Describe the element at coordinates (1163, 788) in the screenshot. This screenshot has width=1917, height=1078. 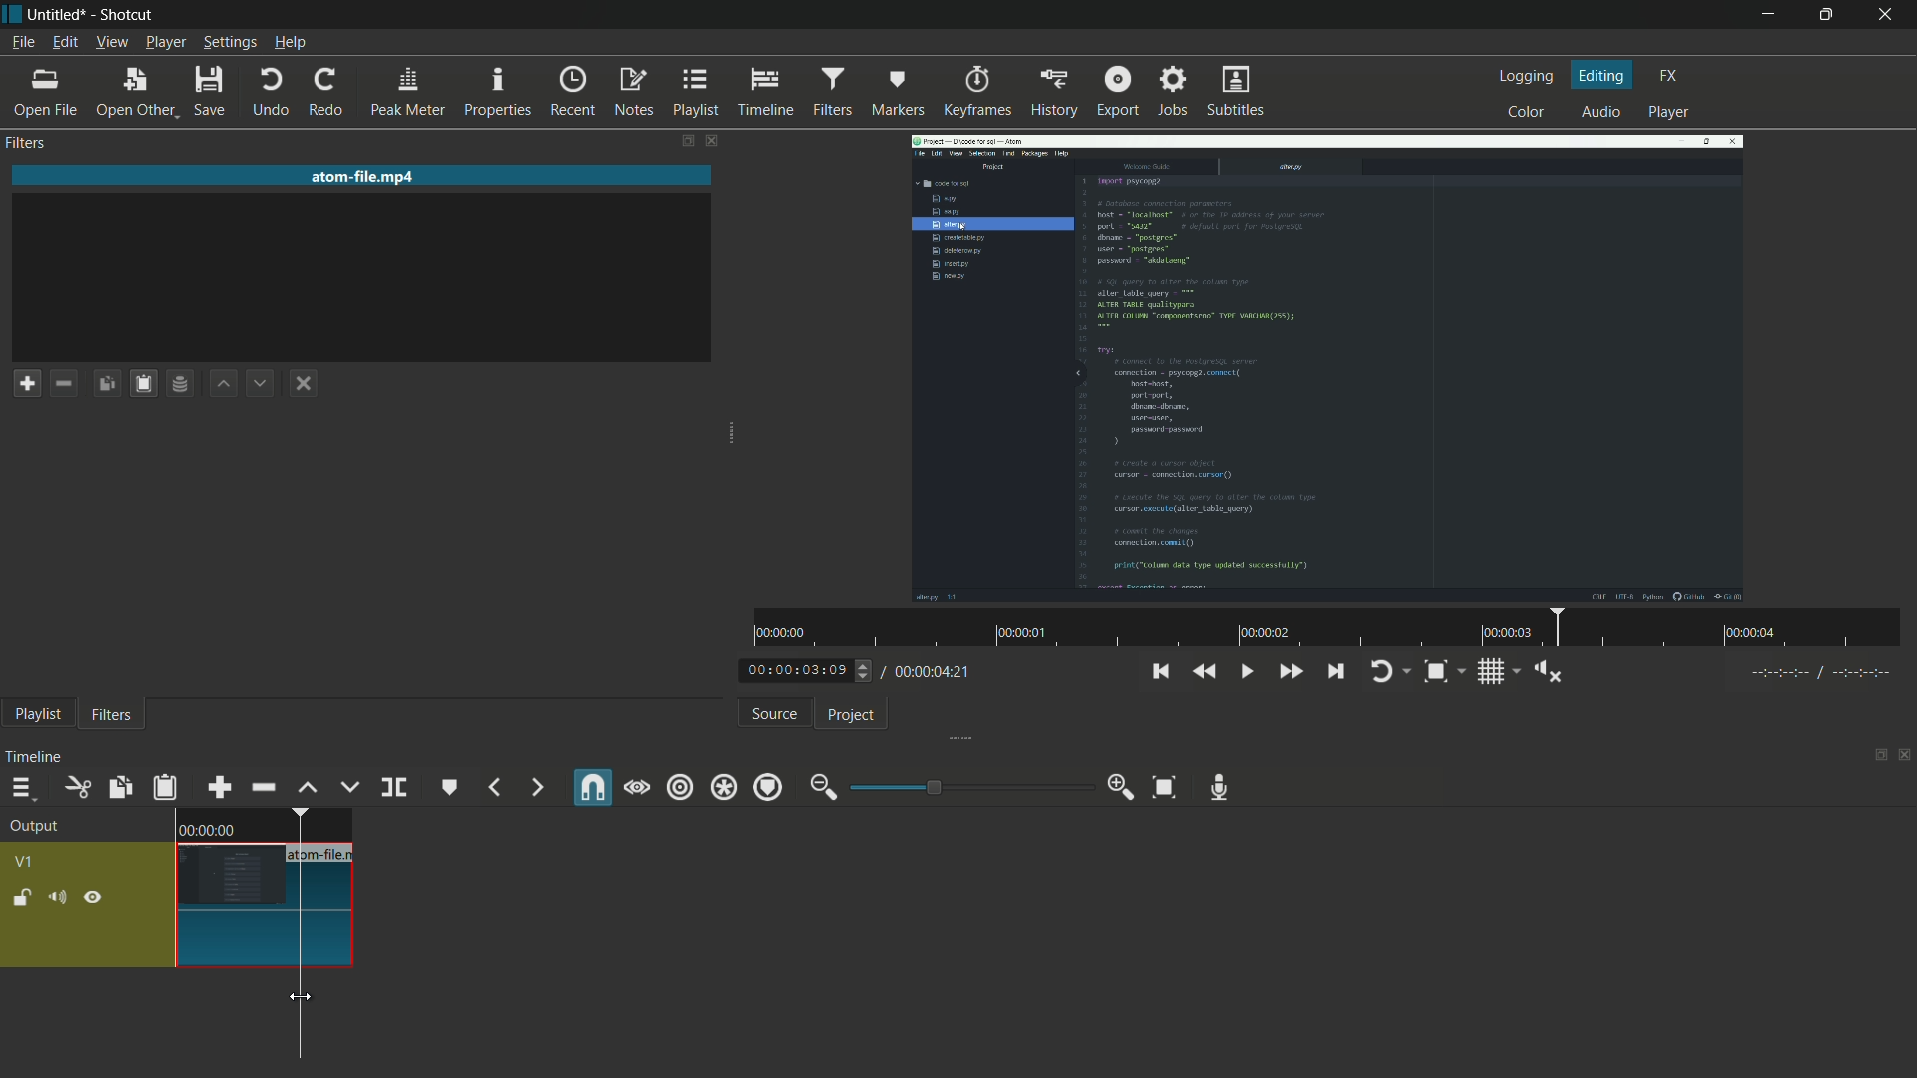
I see `zoom timeline to fit` at that location.